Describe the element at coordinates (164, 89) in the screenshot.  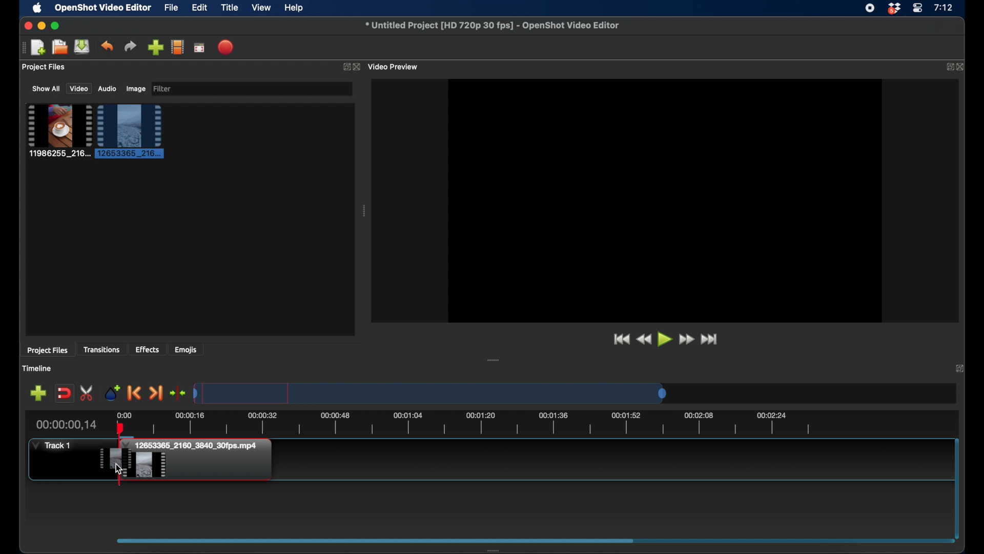
I see `filter` at that location.